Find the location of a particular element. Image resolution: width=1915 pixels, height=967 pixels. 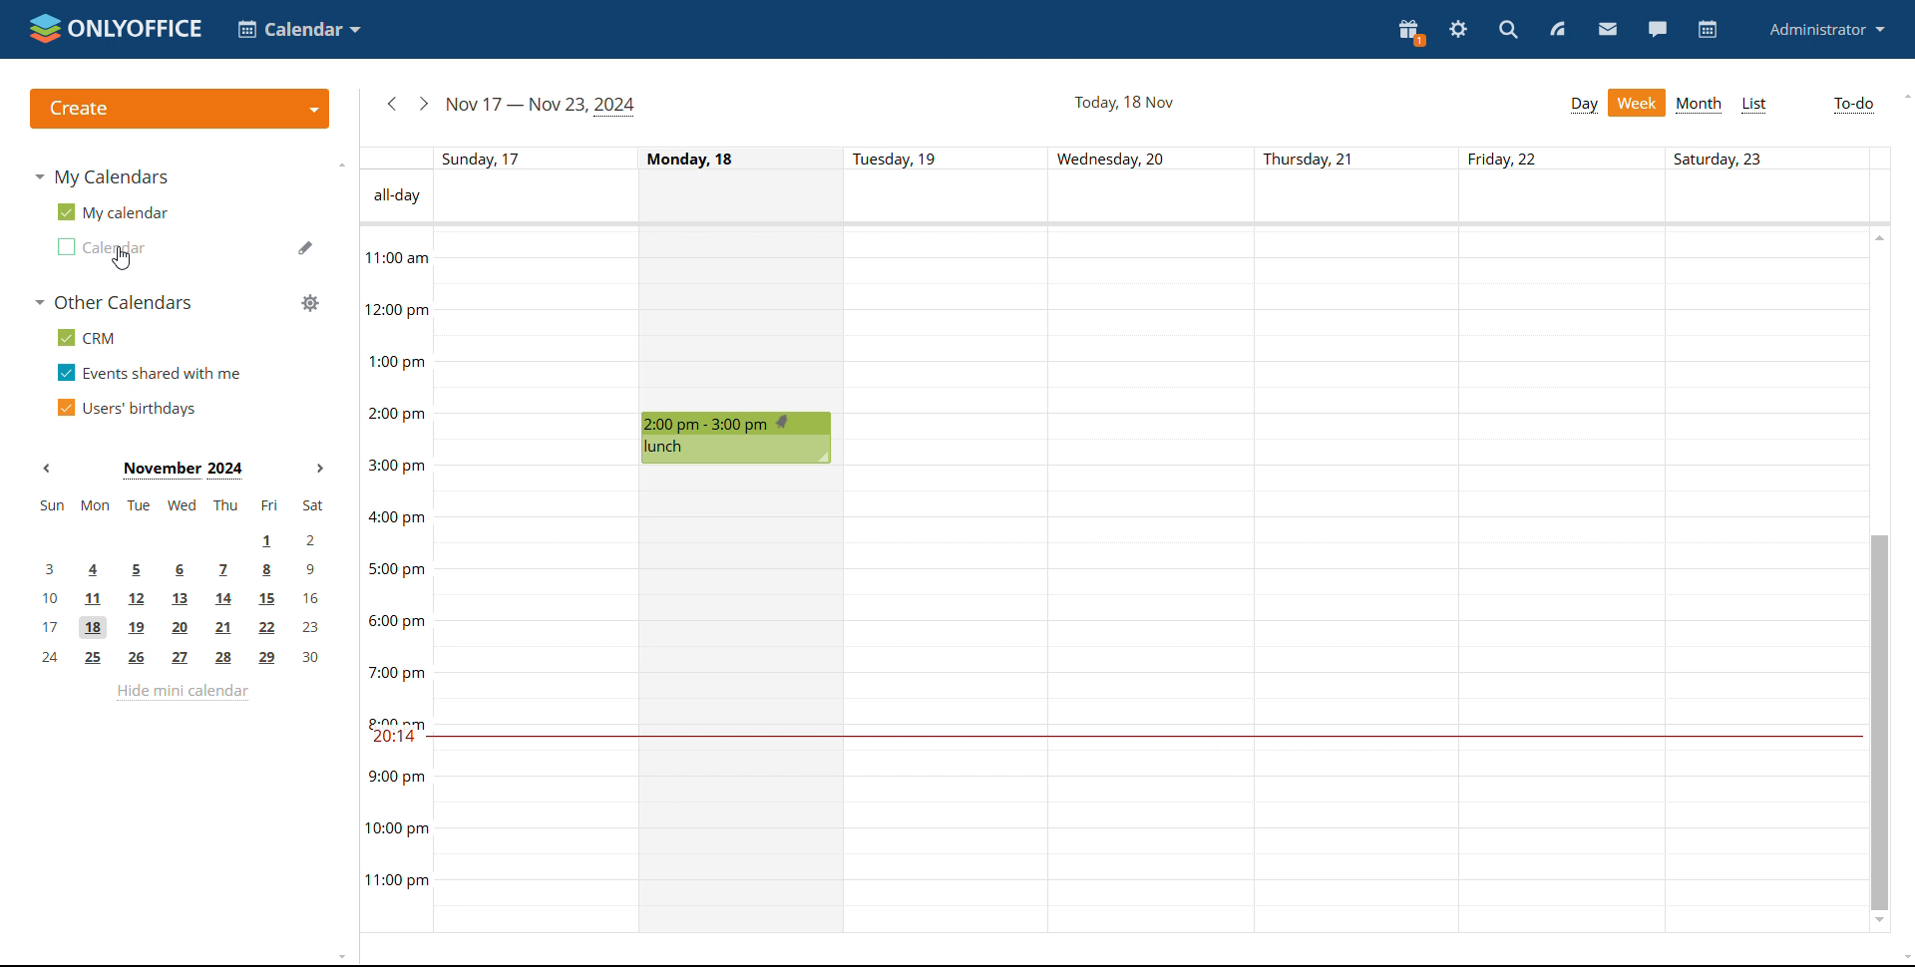

Sunday is located at coordinates (535, 580).